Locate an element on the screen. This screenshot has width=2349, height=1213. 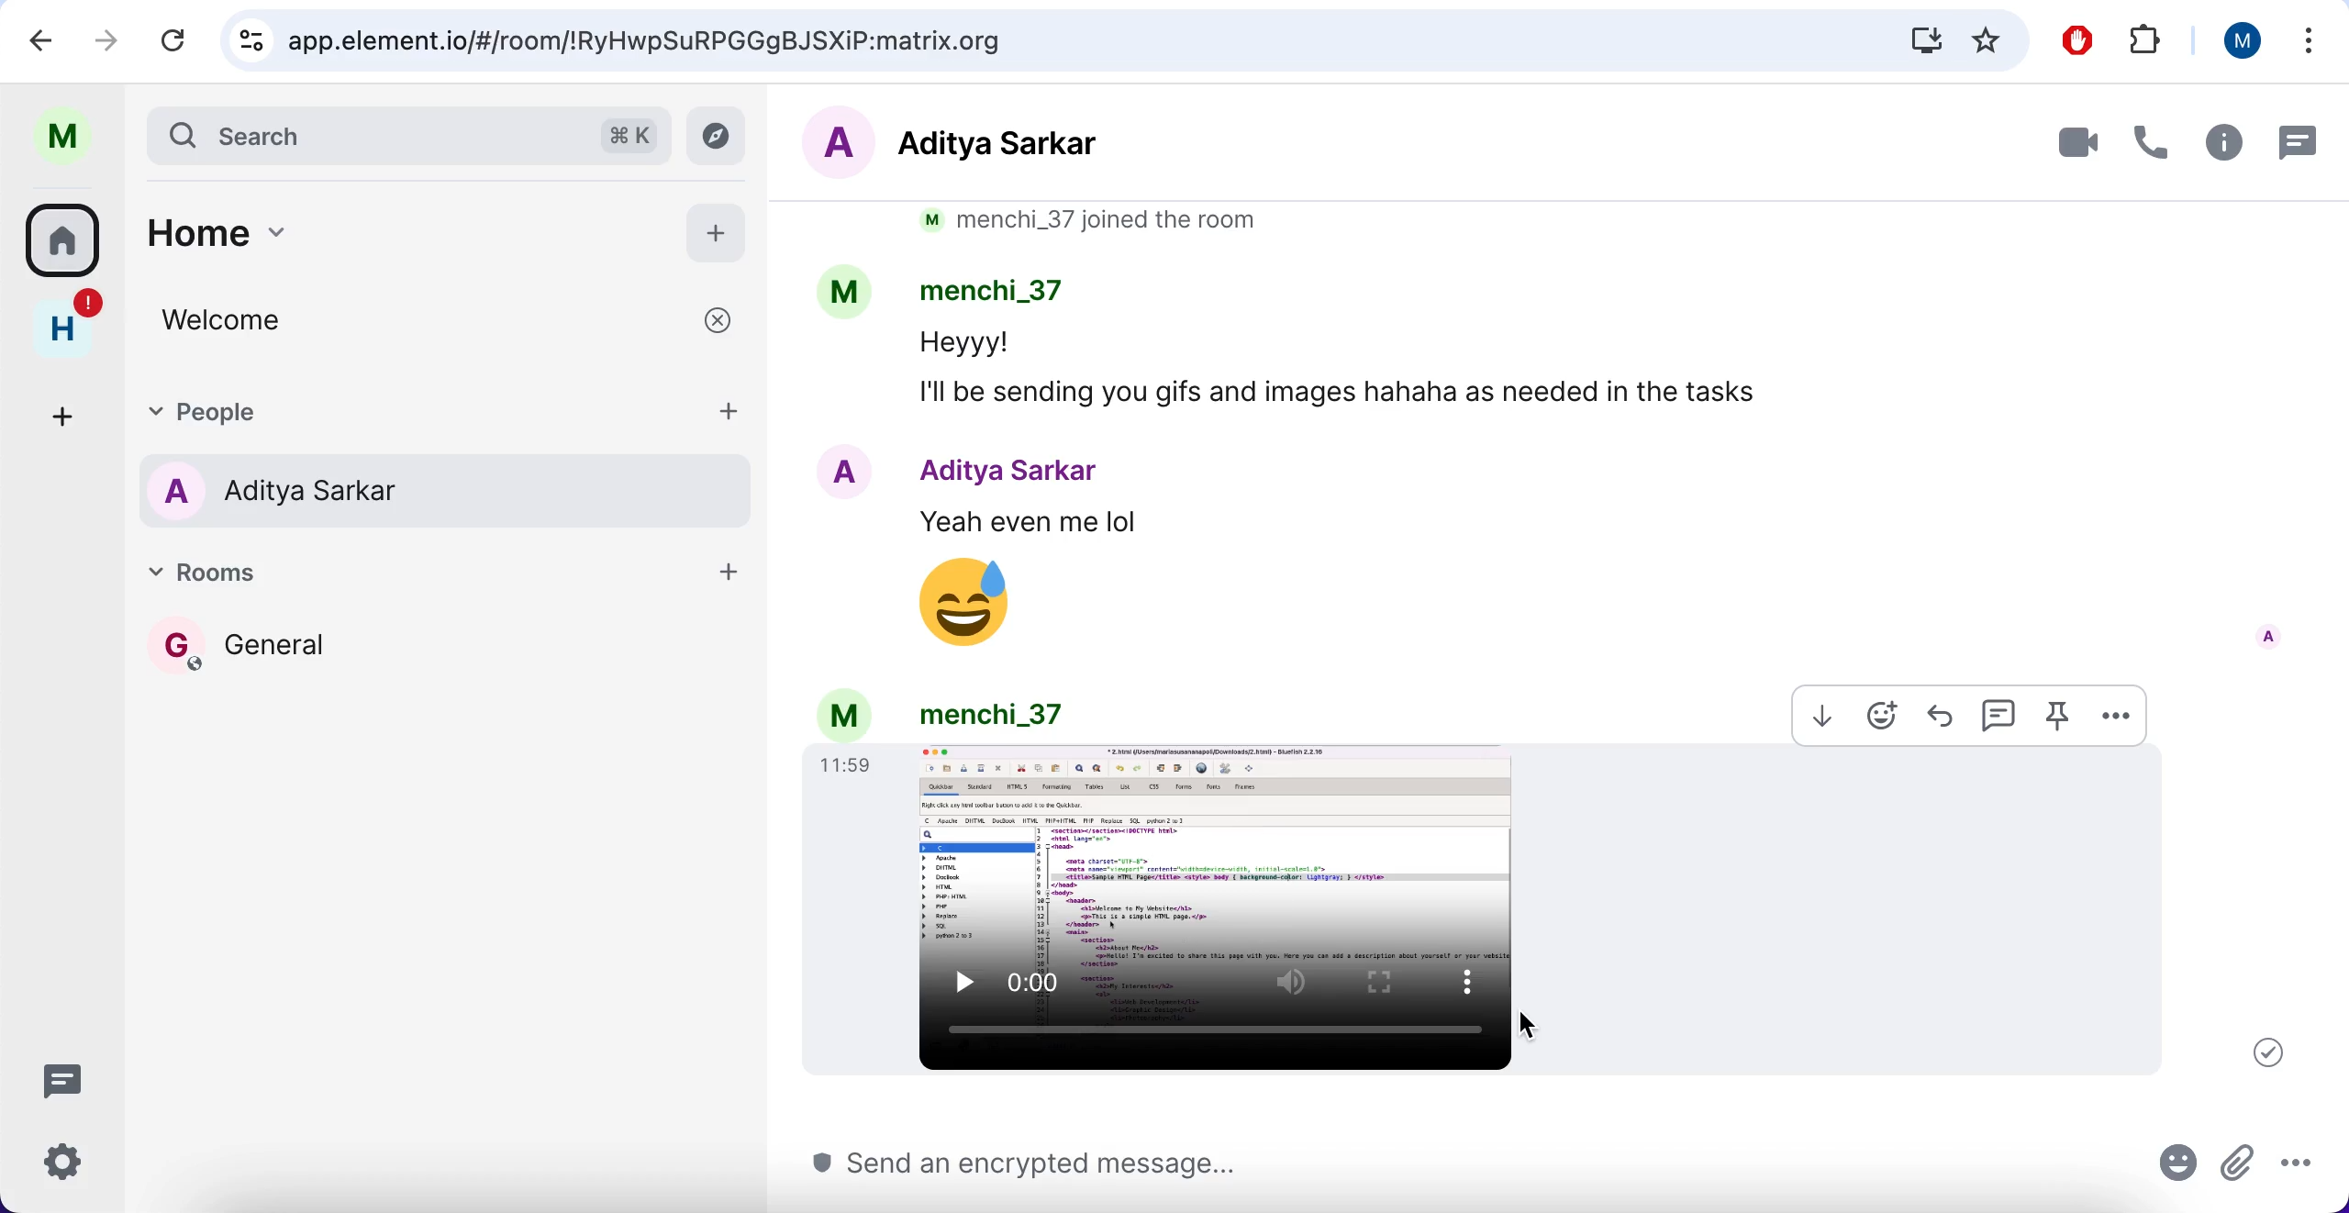
home is located at coordinates (64, 323).